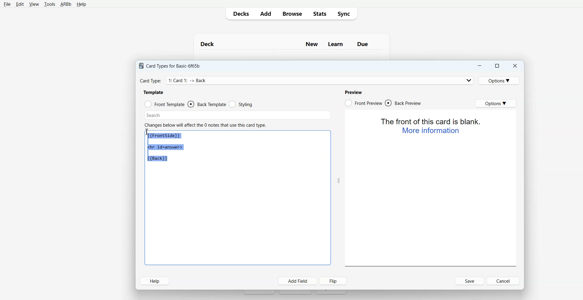  I want to click on Decks, so click(240, 14).